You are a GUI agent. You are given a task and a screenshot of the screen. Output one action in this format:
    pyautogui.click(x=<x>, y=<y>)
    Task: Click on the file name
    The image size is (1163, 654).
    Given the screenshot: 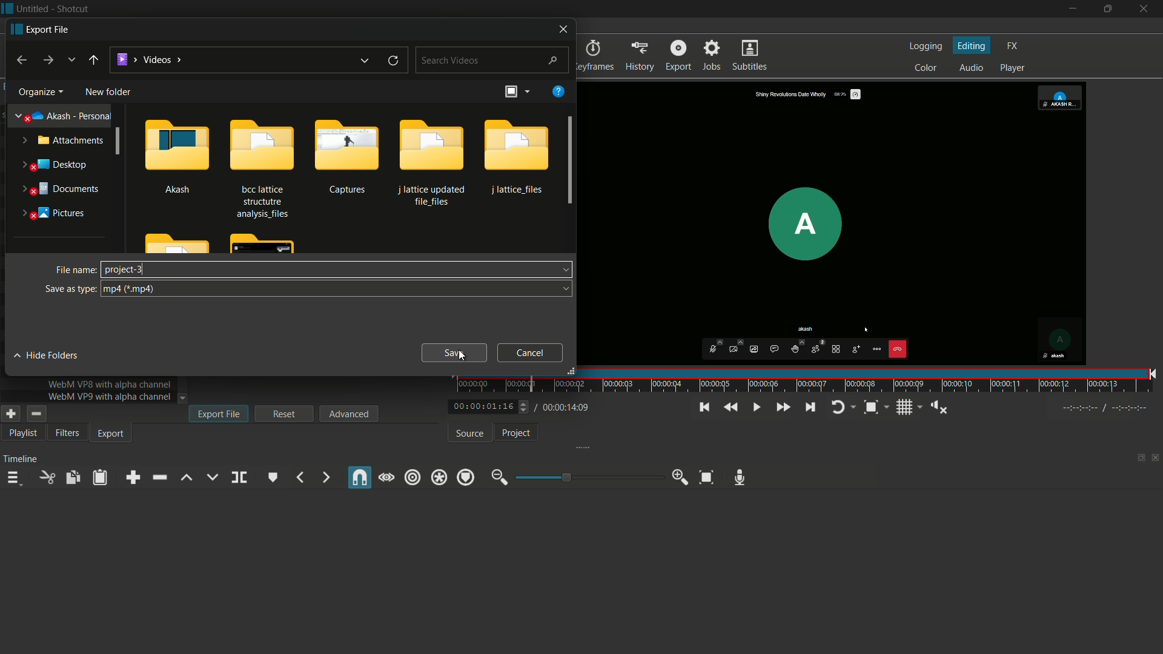 What is the action you would take?
    pyautogui.click(x=74, y=270)
    